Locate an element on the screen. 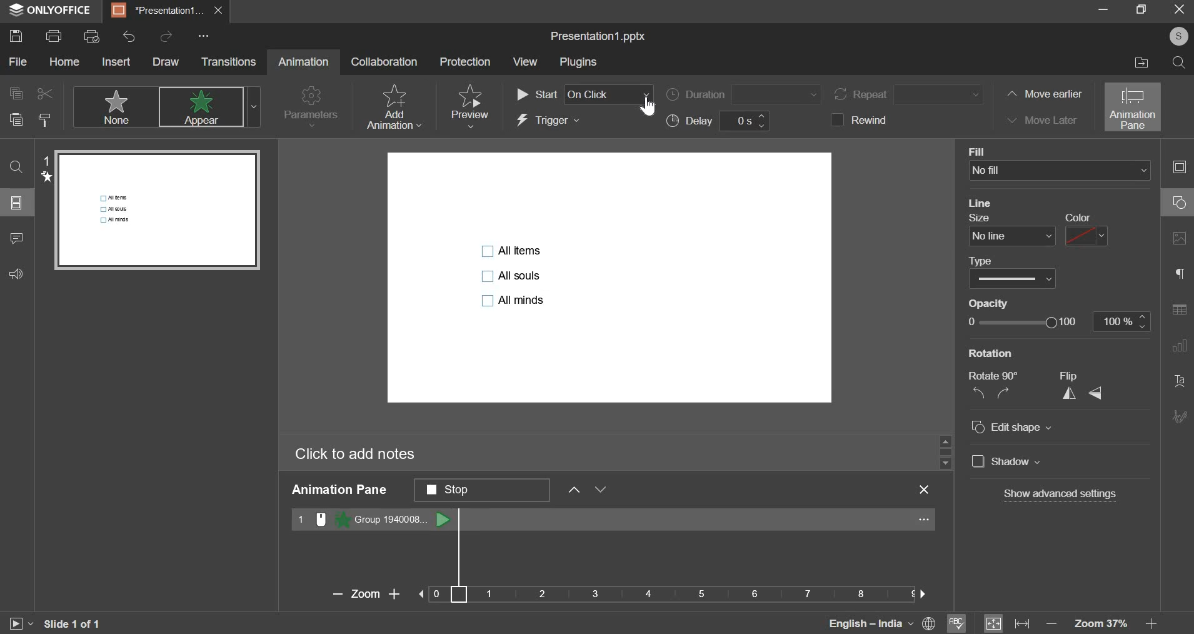 Image resolution: width=1194 pixels, height=634 pixels. rotate is located at coordinates (991, 392).